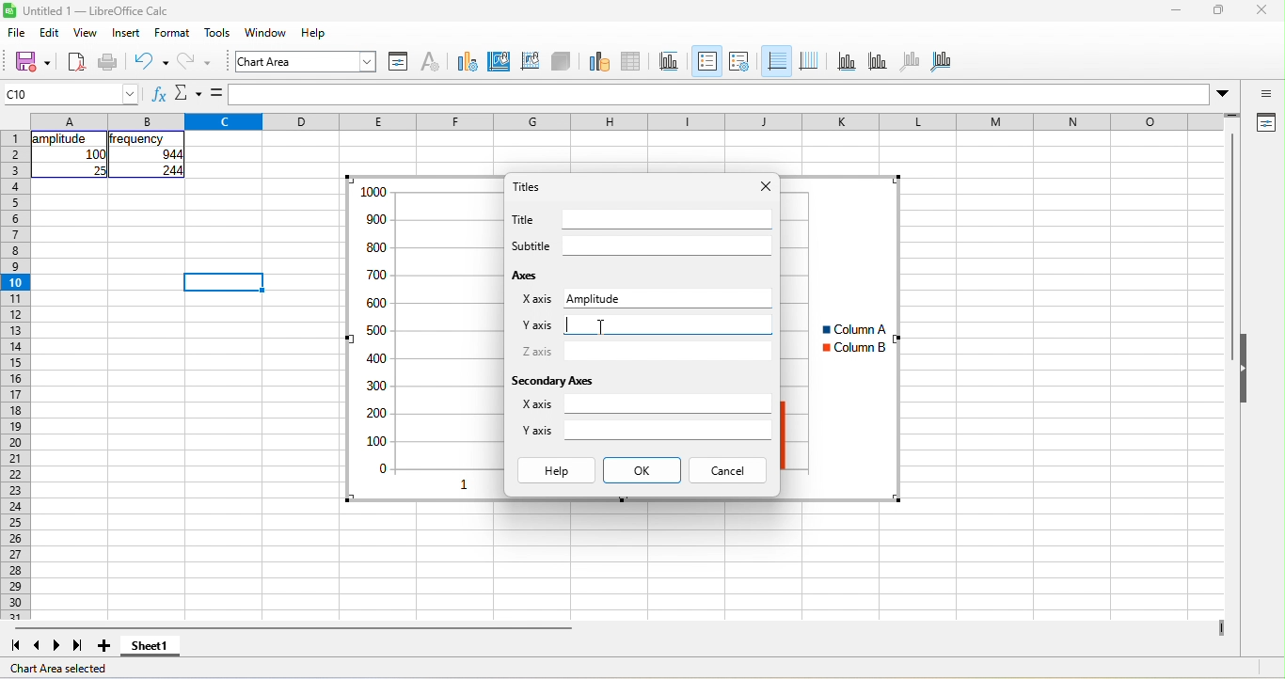 The width and height of the screenshot is (1285, 679). Describe the element at coordinates (95, 154) in the screenshot. I see `100` at that location.